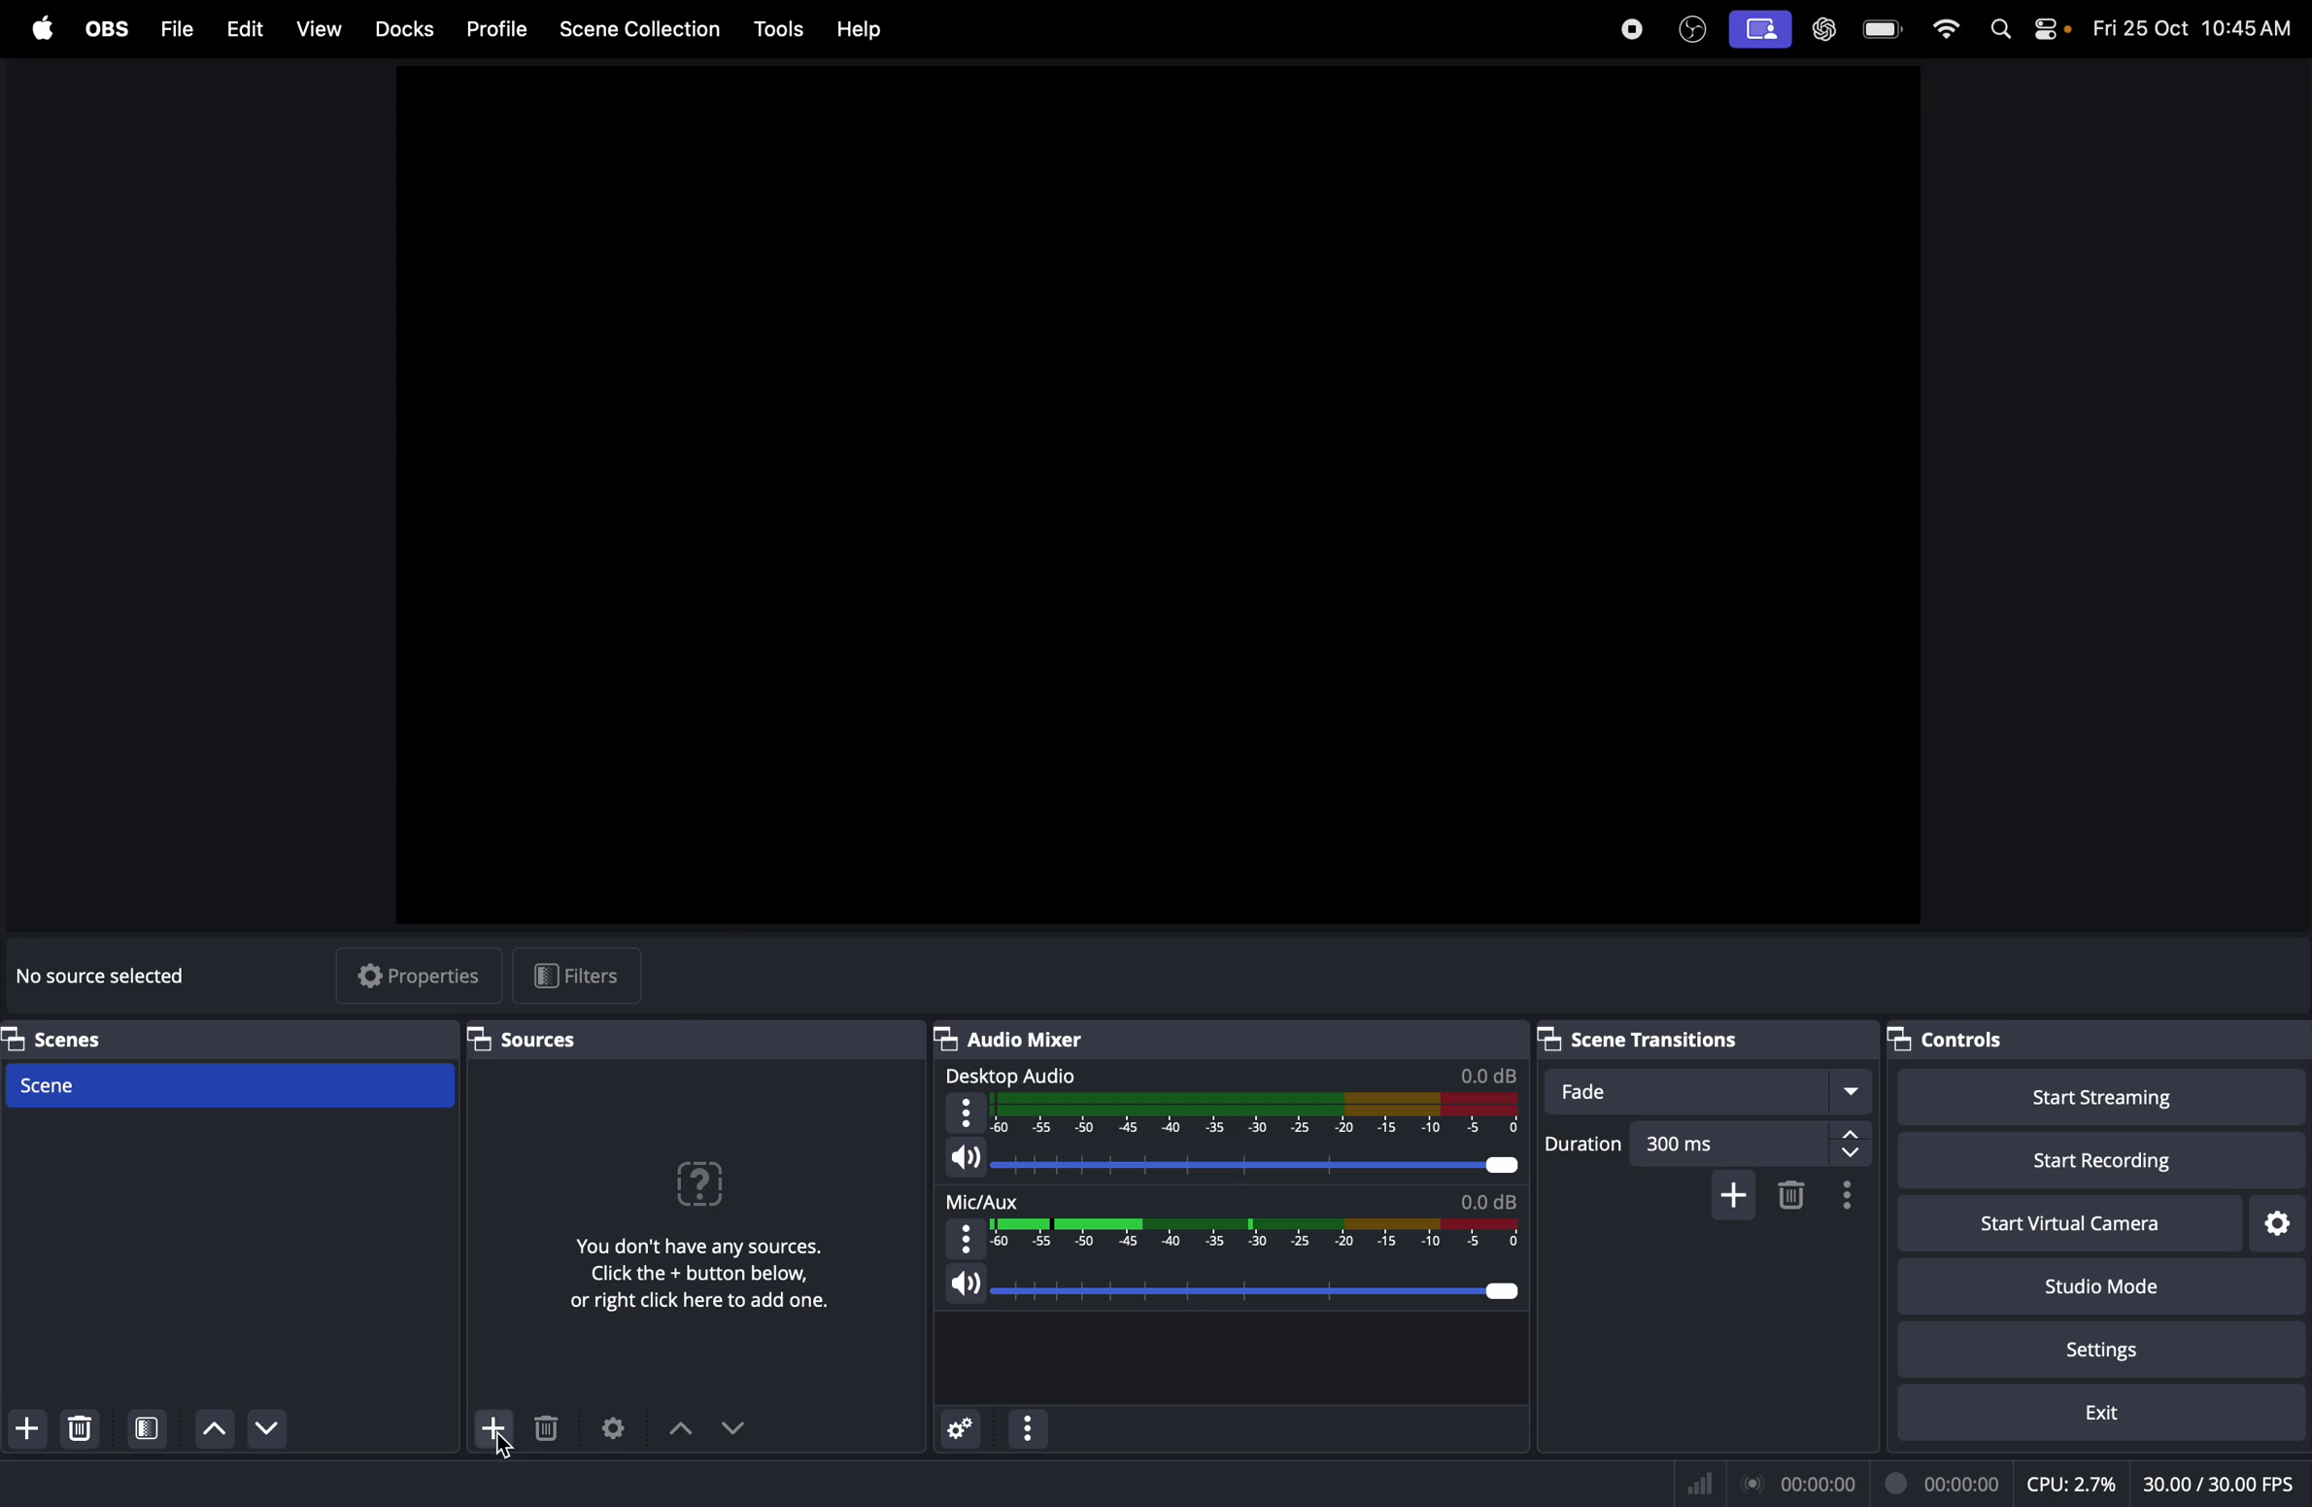 This screenshot has width=2312, height=1507. Describe the element at coordinates (278, 1433) in the screenshot. I see `Move scene up` at that location.